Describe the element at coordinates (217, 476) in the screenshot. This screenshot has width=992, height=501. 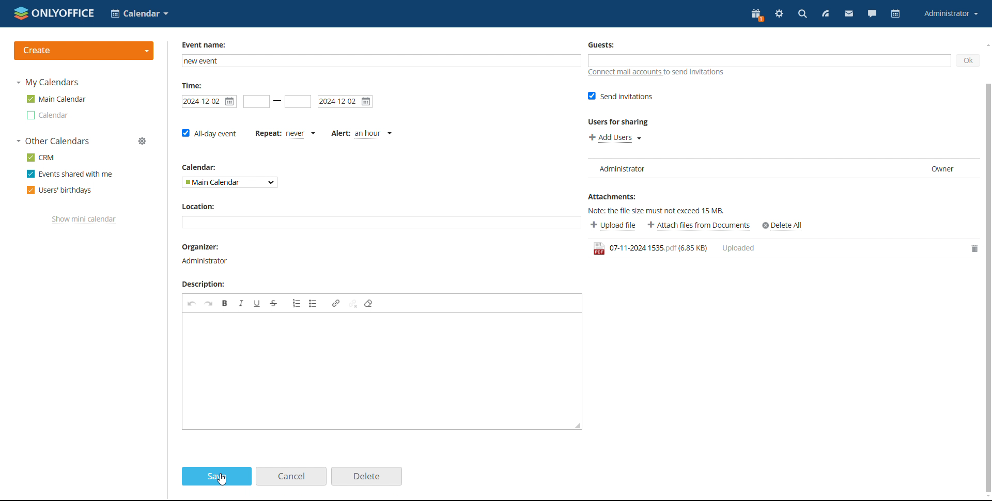
I see `save` at that location.